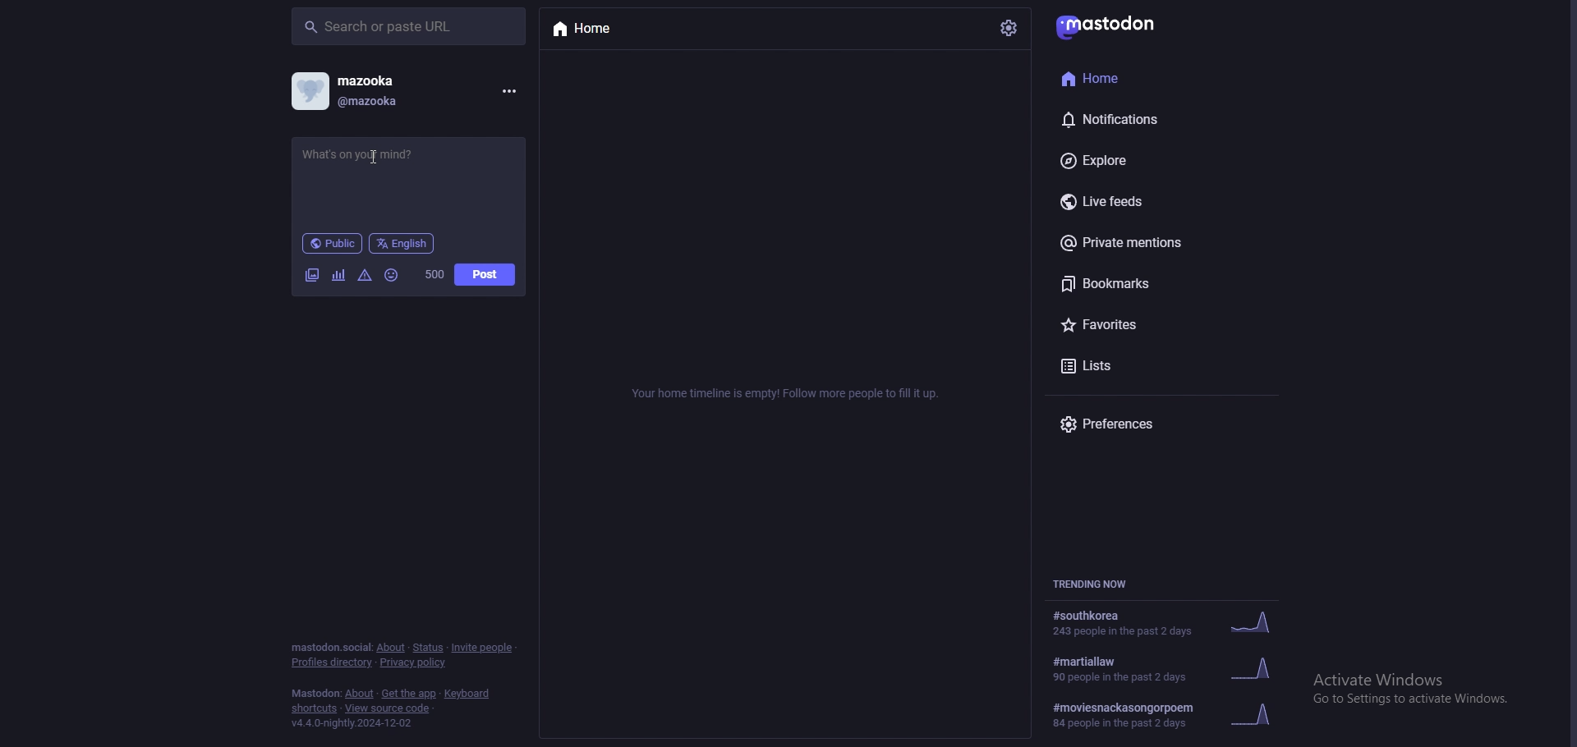 This screenshot has width=1577, height=747. Describe the element at coordinates (1140, 244) in the screenshot. I see `private mentions` at that location.